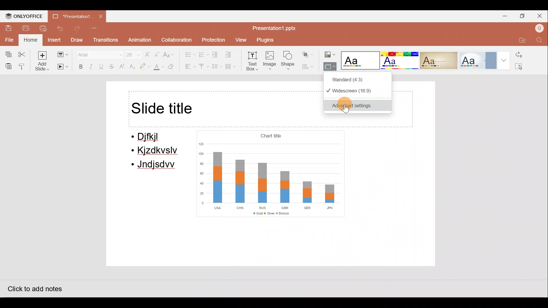 This screenshot has height=308, width=548. What do you see at coordinates (96, 29) in the screenshot?
I see `Customize quick access toolbar` at bounding box center [96, 29].